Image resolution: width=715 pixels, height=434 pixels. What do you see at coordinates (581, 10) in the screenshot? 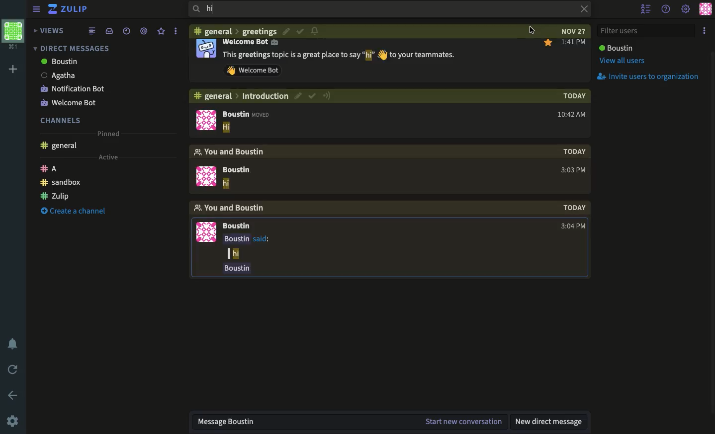
I see `Close` at bounding box center [581, 10].